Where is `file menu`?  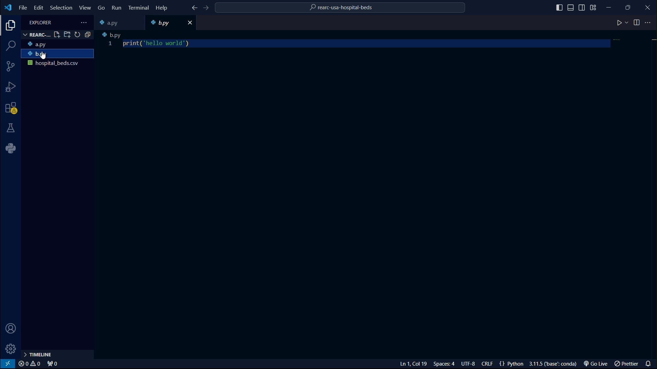 file menu is located at coordinates (22, 7).